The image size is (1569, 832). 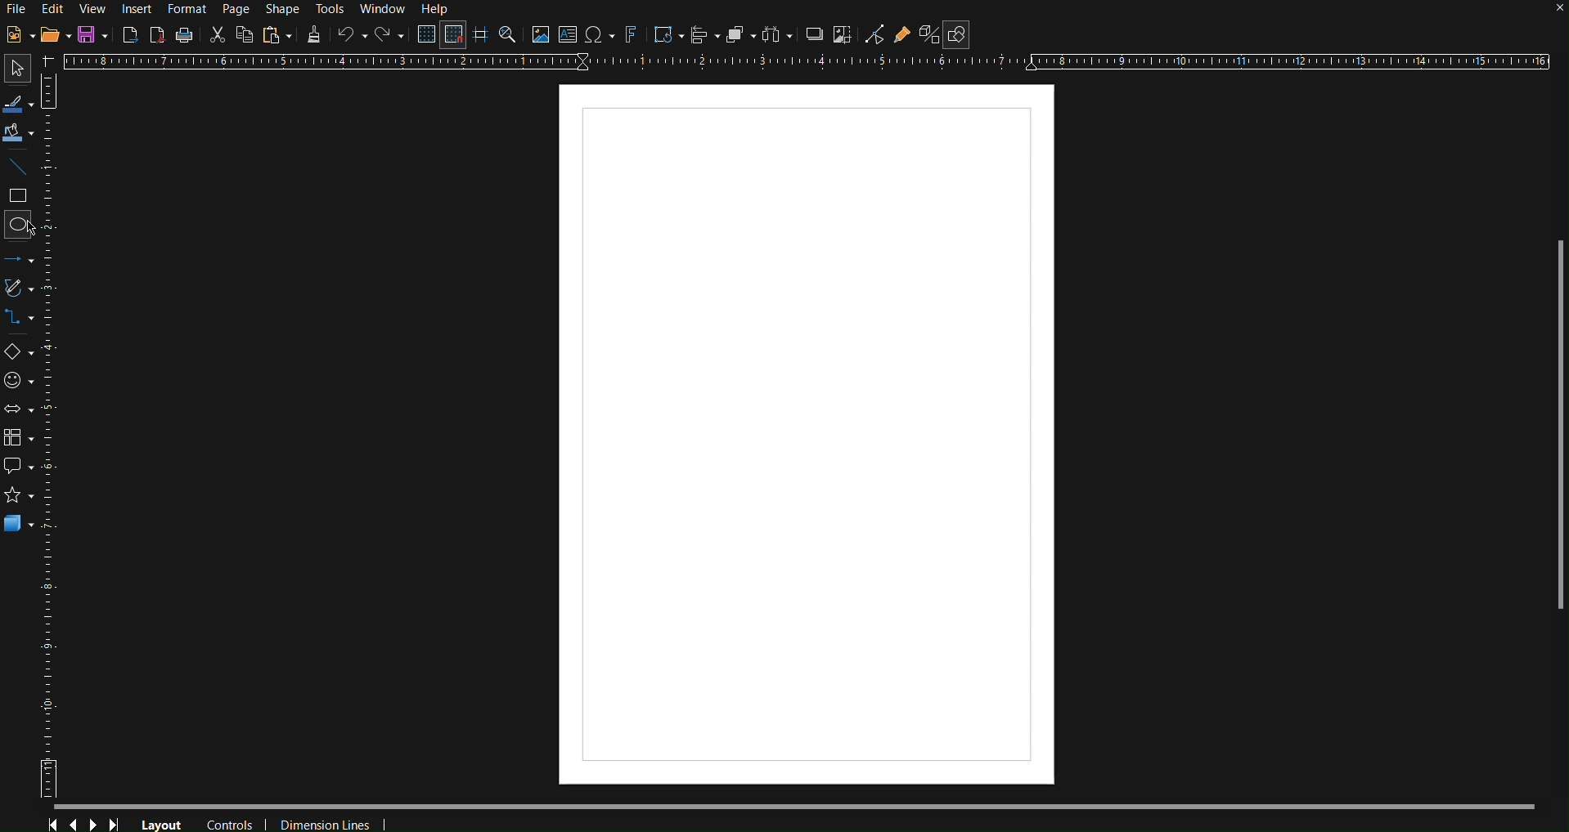 I want to click on Select objects to distribute, so click(x=777, y=37).